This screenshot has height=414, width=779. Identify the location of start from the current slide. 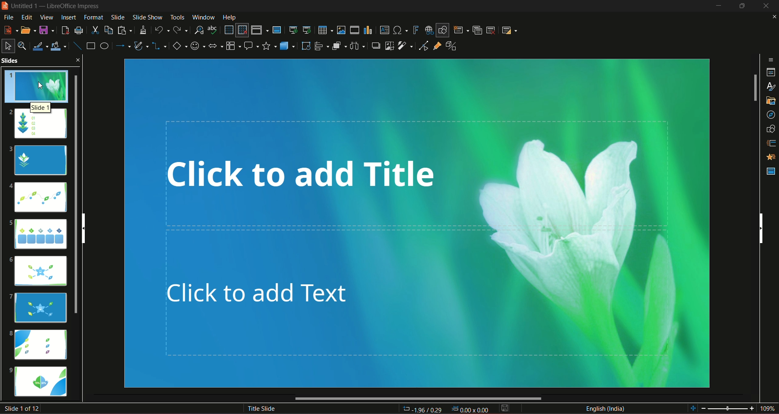
(307, 29).